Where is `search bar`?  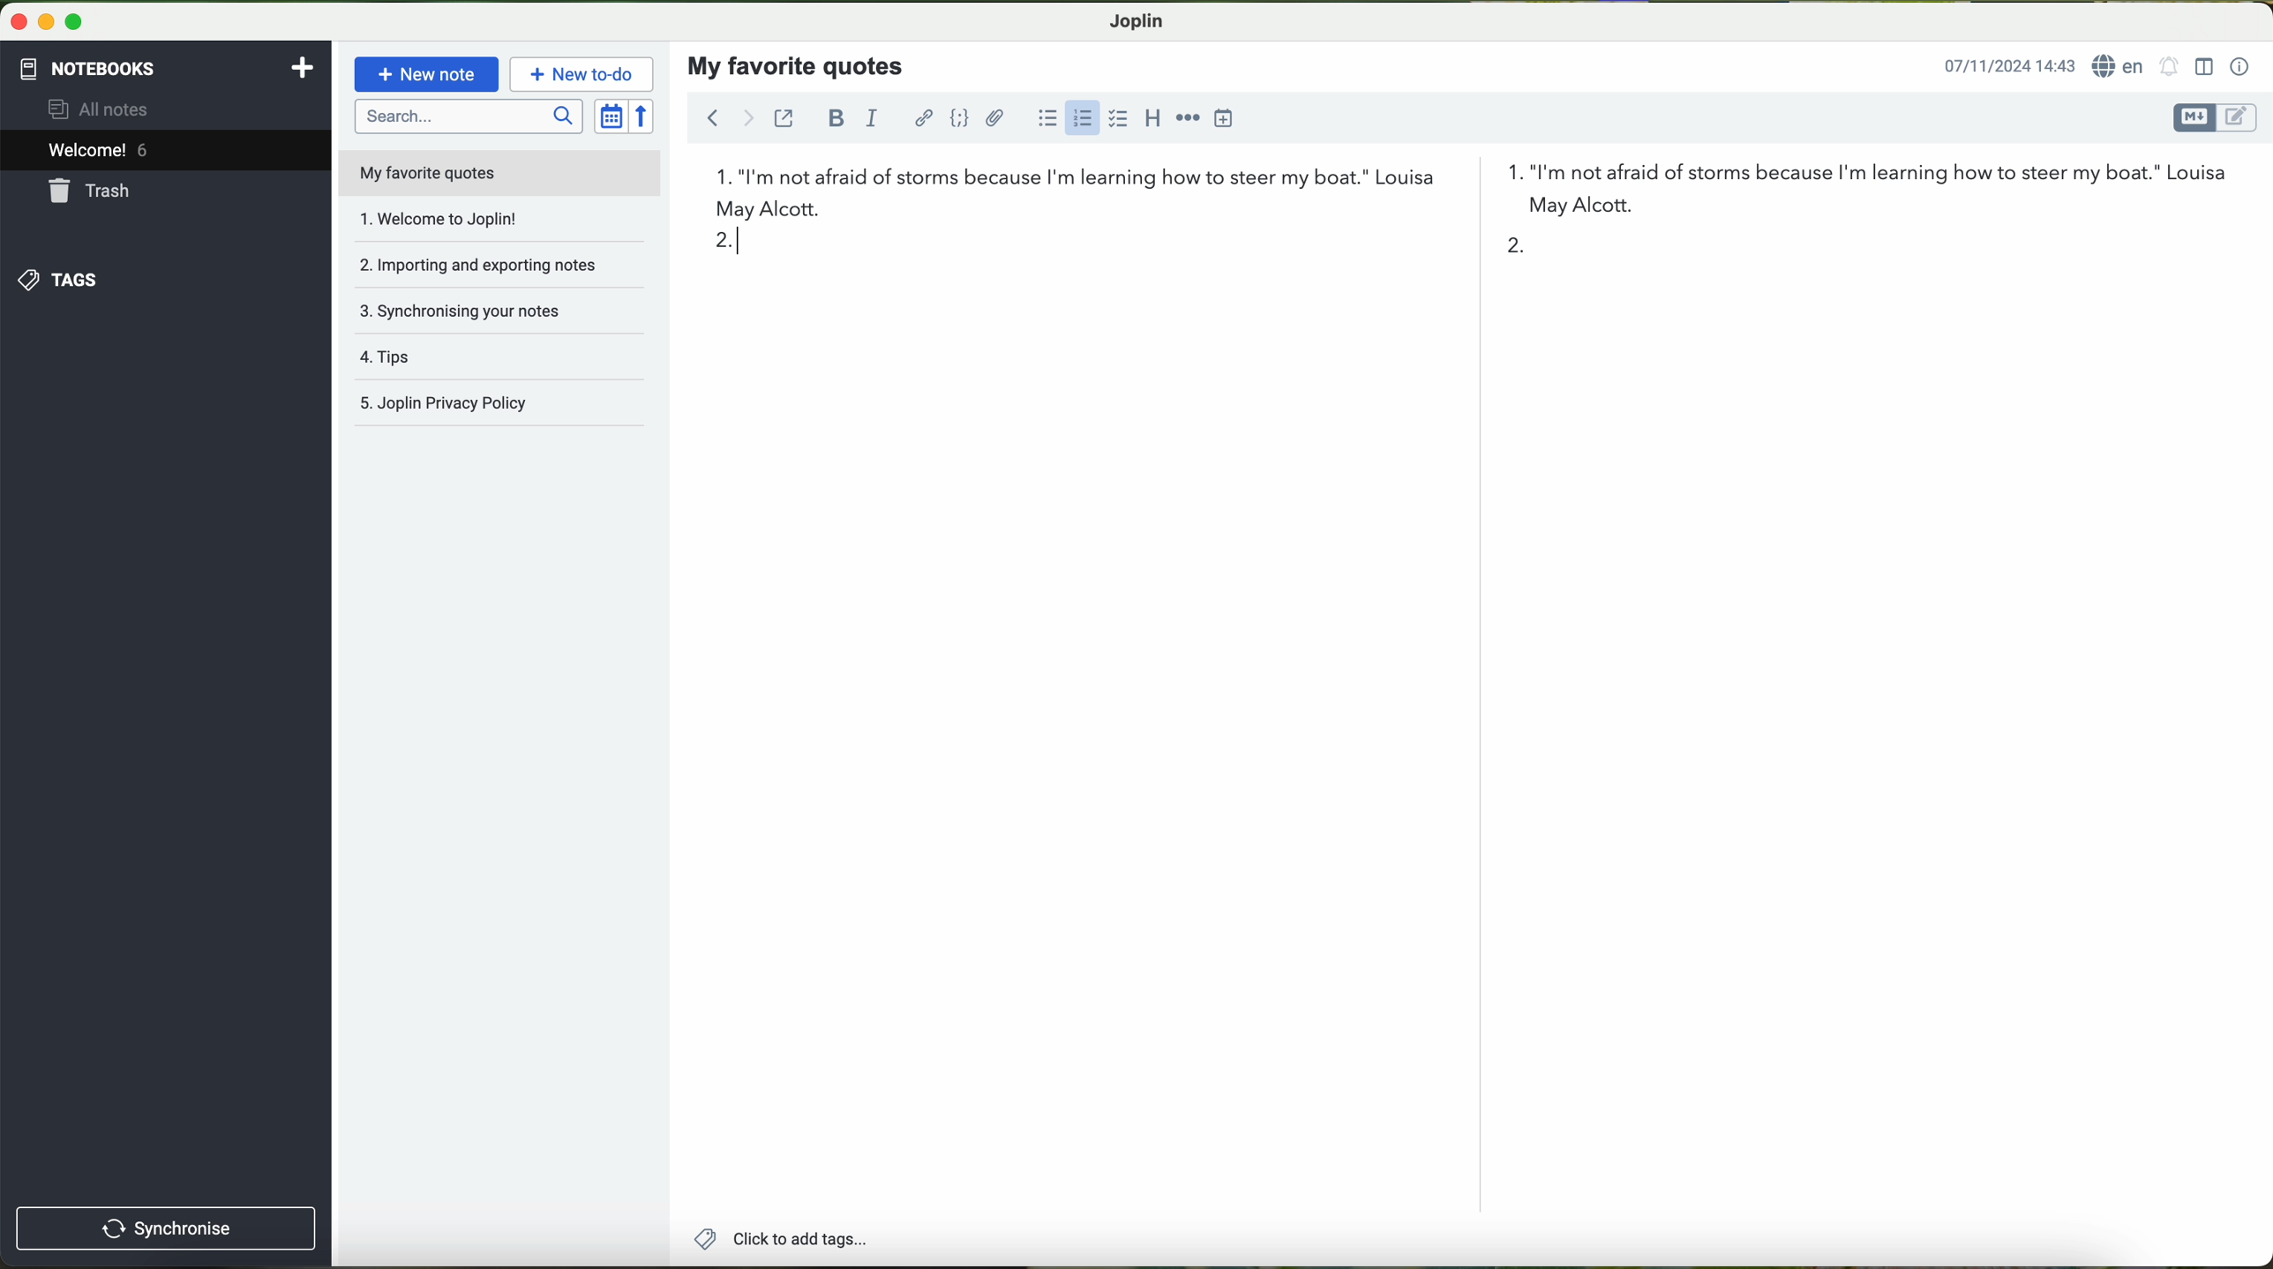 search bar is located at coordinates (466, 115).